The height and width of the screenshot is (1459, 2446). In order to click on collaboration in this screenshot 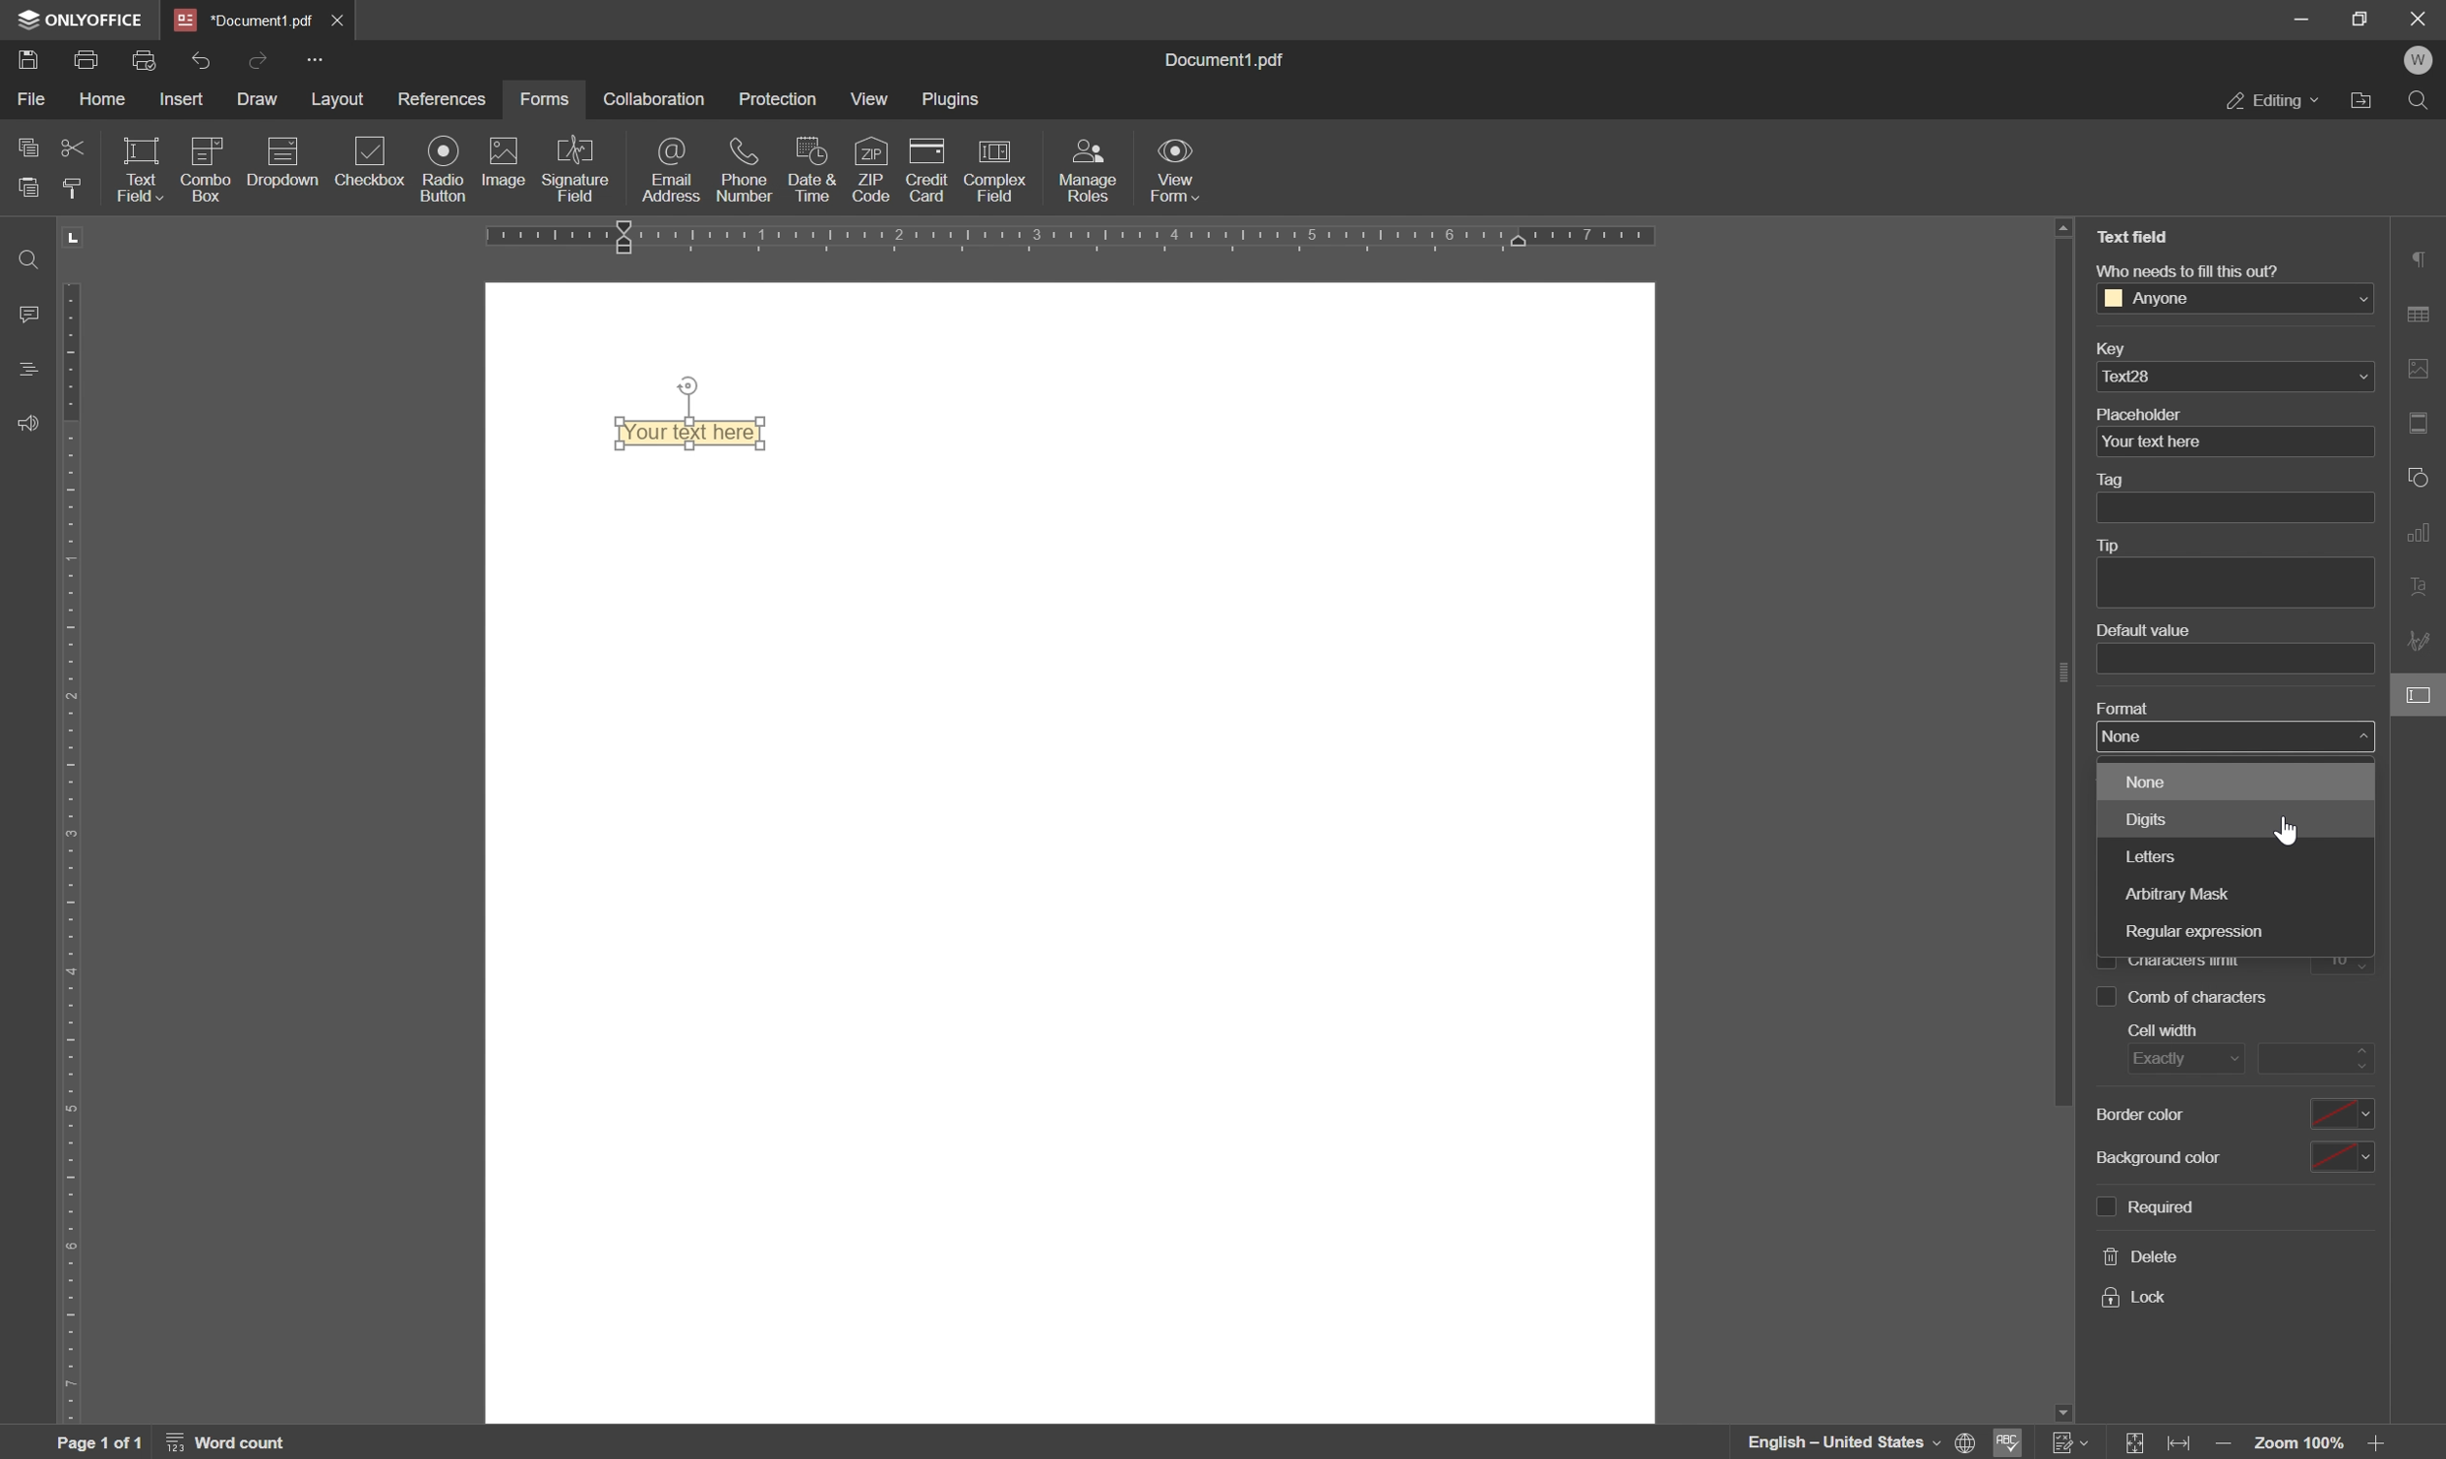, I will do `click(662, 96)`.